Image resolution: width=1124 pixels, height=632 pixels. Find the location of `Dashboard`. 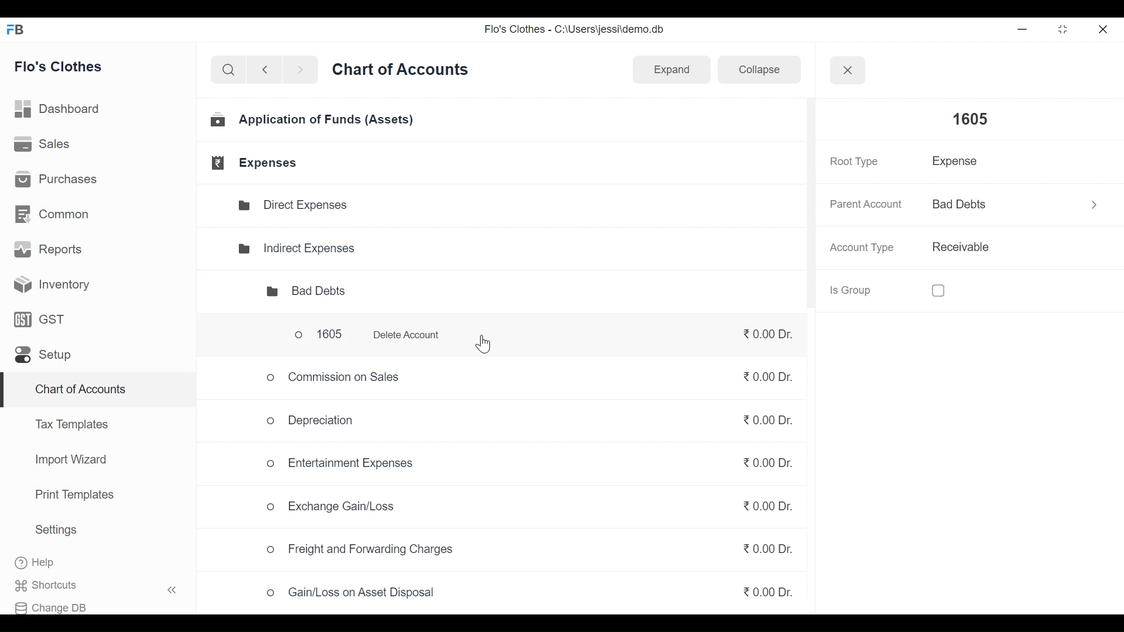

Dashboard is located at coordinates (63, 109).